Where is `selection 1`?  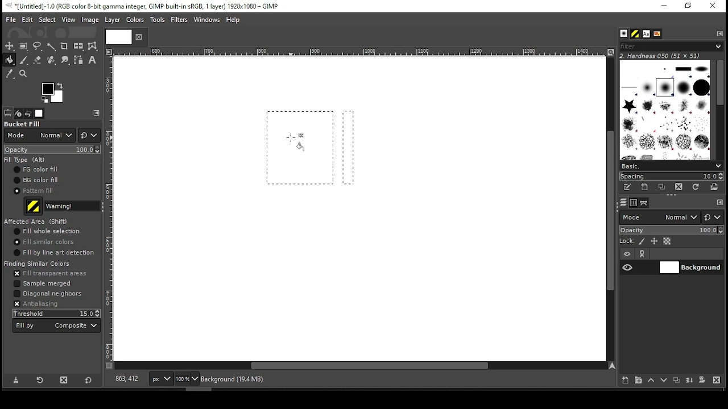
selection 1 is located at coordinates (300, 146).